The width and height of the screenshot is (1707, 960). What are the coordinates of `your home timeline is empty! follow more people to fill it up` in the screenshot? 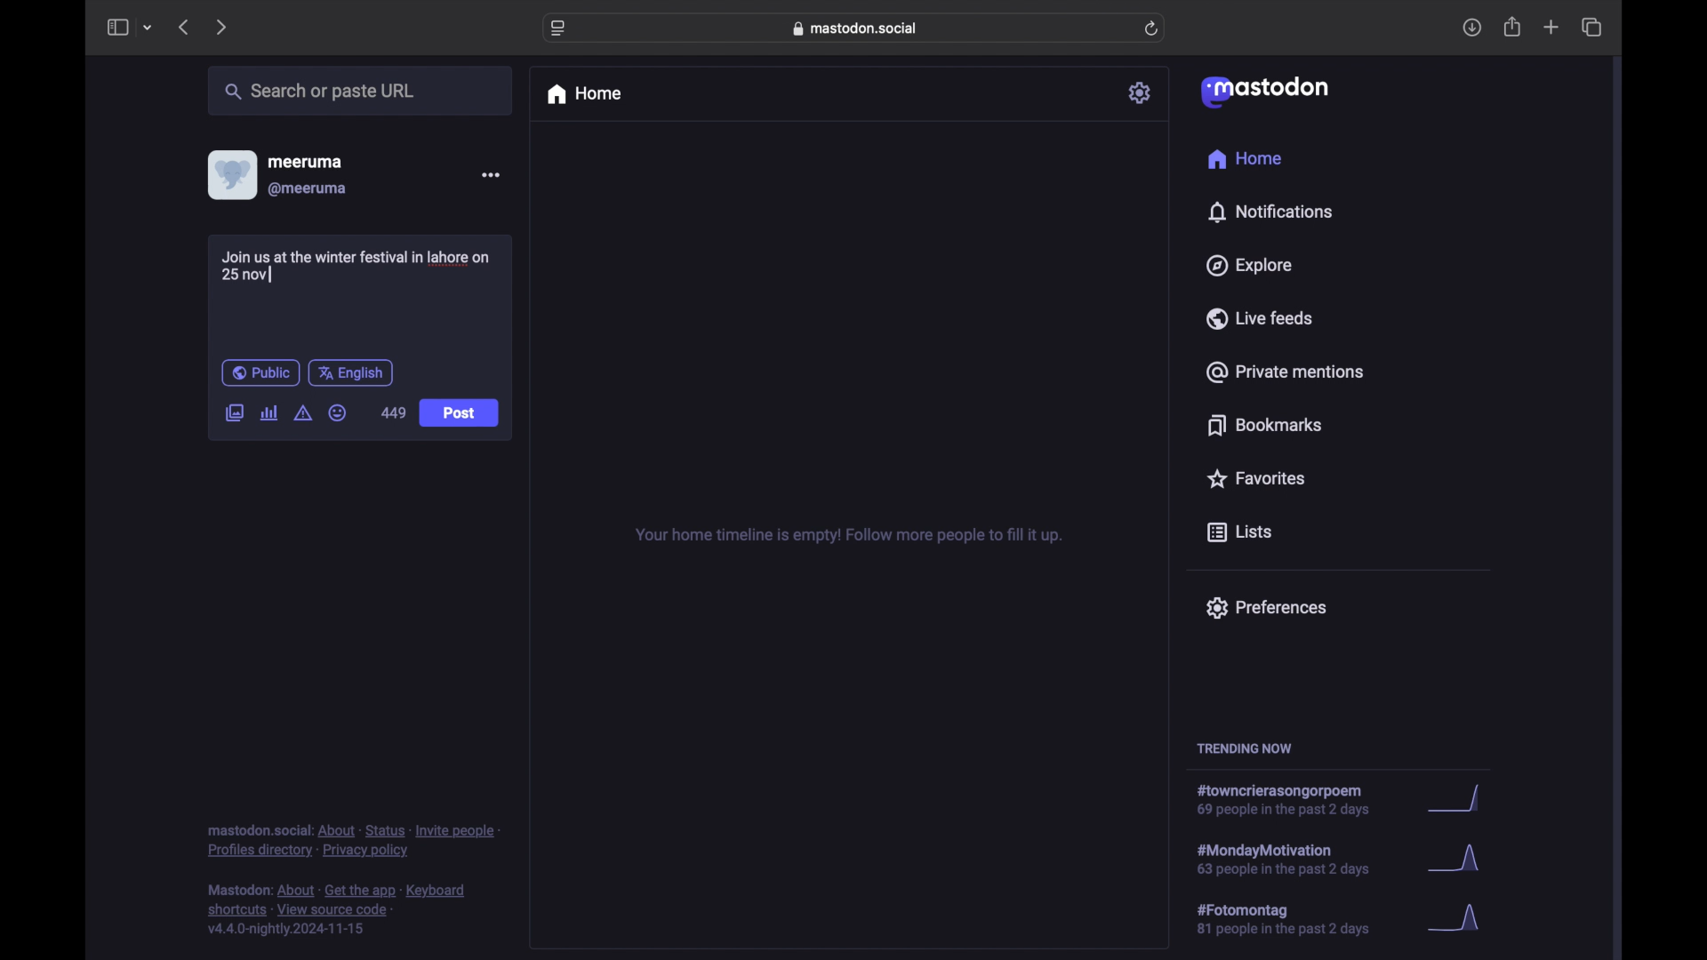 It's located at (848, 536).